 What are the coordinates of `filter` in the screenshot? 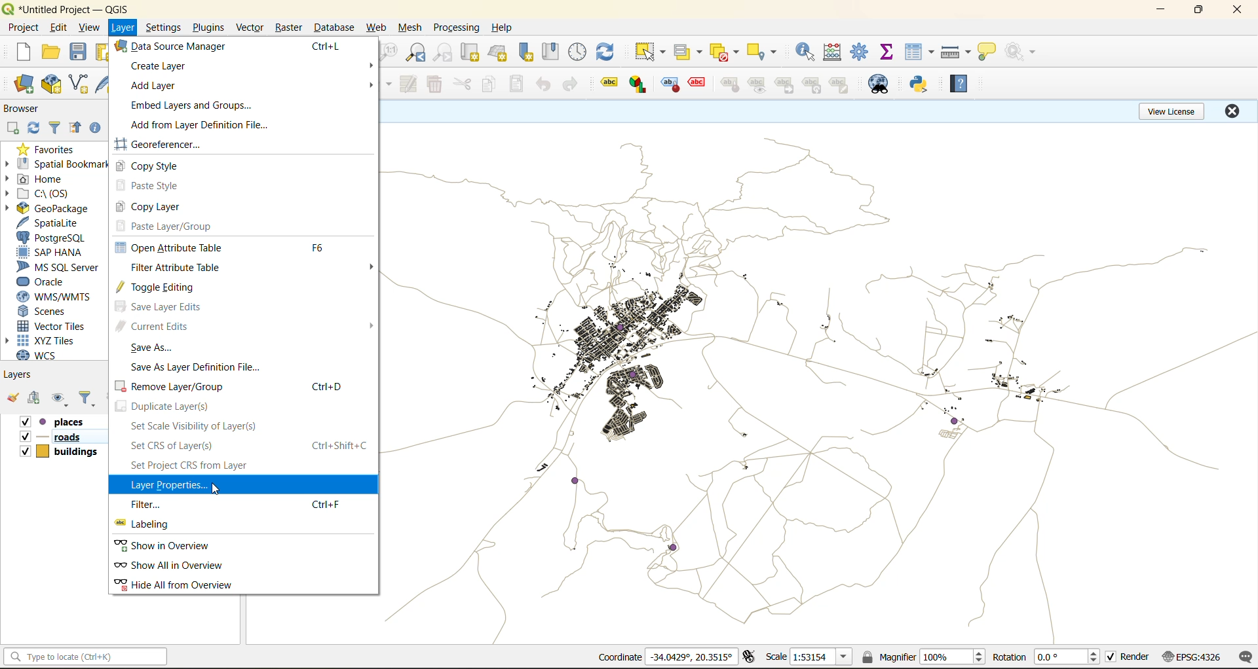 It's located at (57, 128).